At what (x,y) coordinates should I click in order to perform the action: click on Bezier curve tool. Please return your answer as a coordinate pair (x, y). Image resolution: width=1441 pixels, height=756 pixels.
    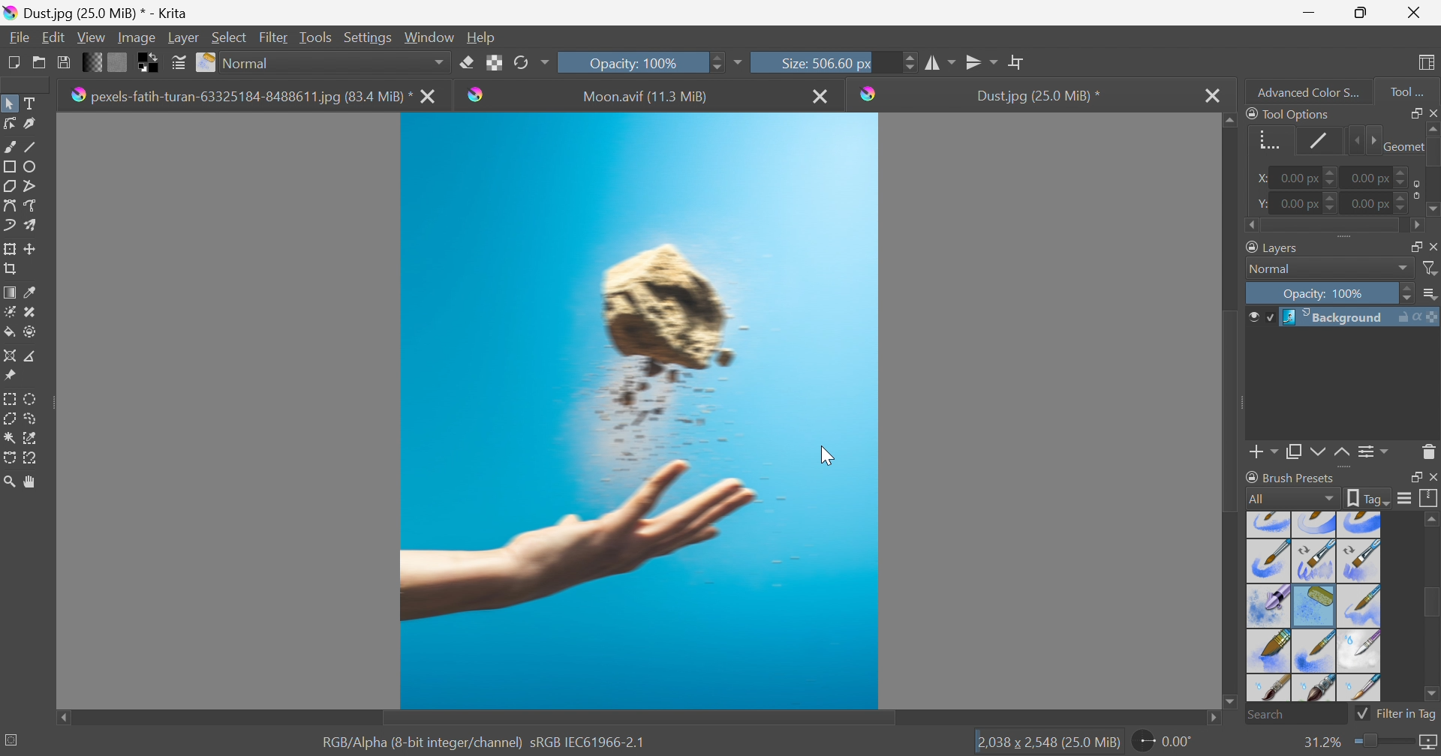
    Looking at the image, I should click on (9, 205).